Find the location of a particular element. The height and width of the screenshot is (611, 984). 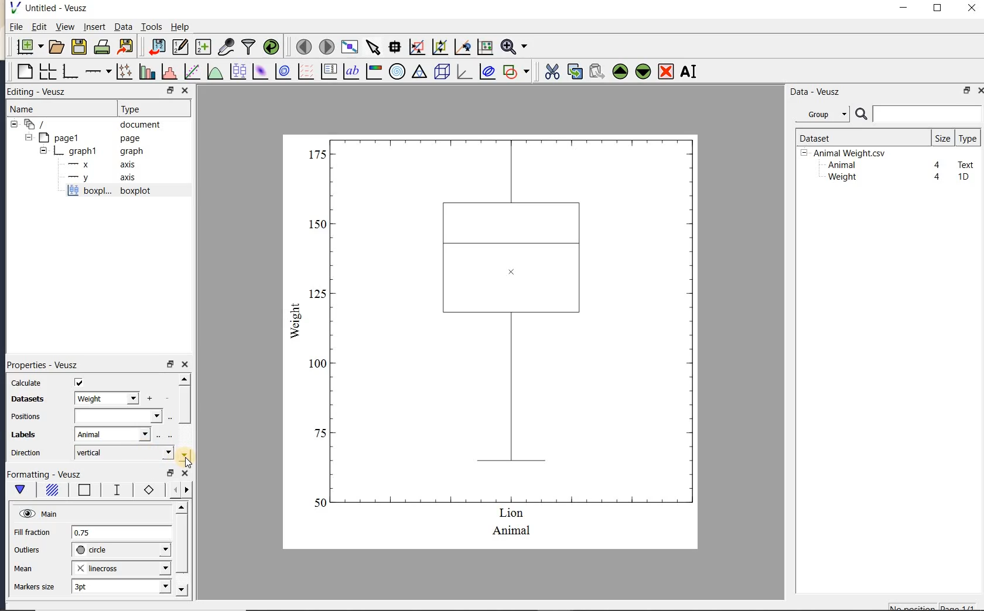

box border is located at coordinates (82, 491).